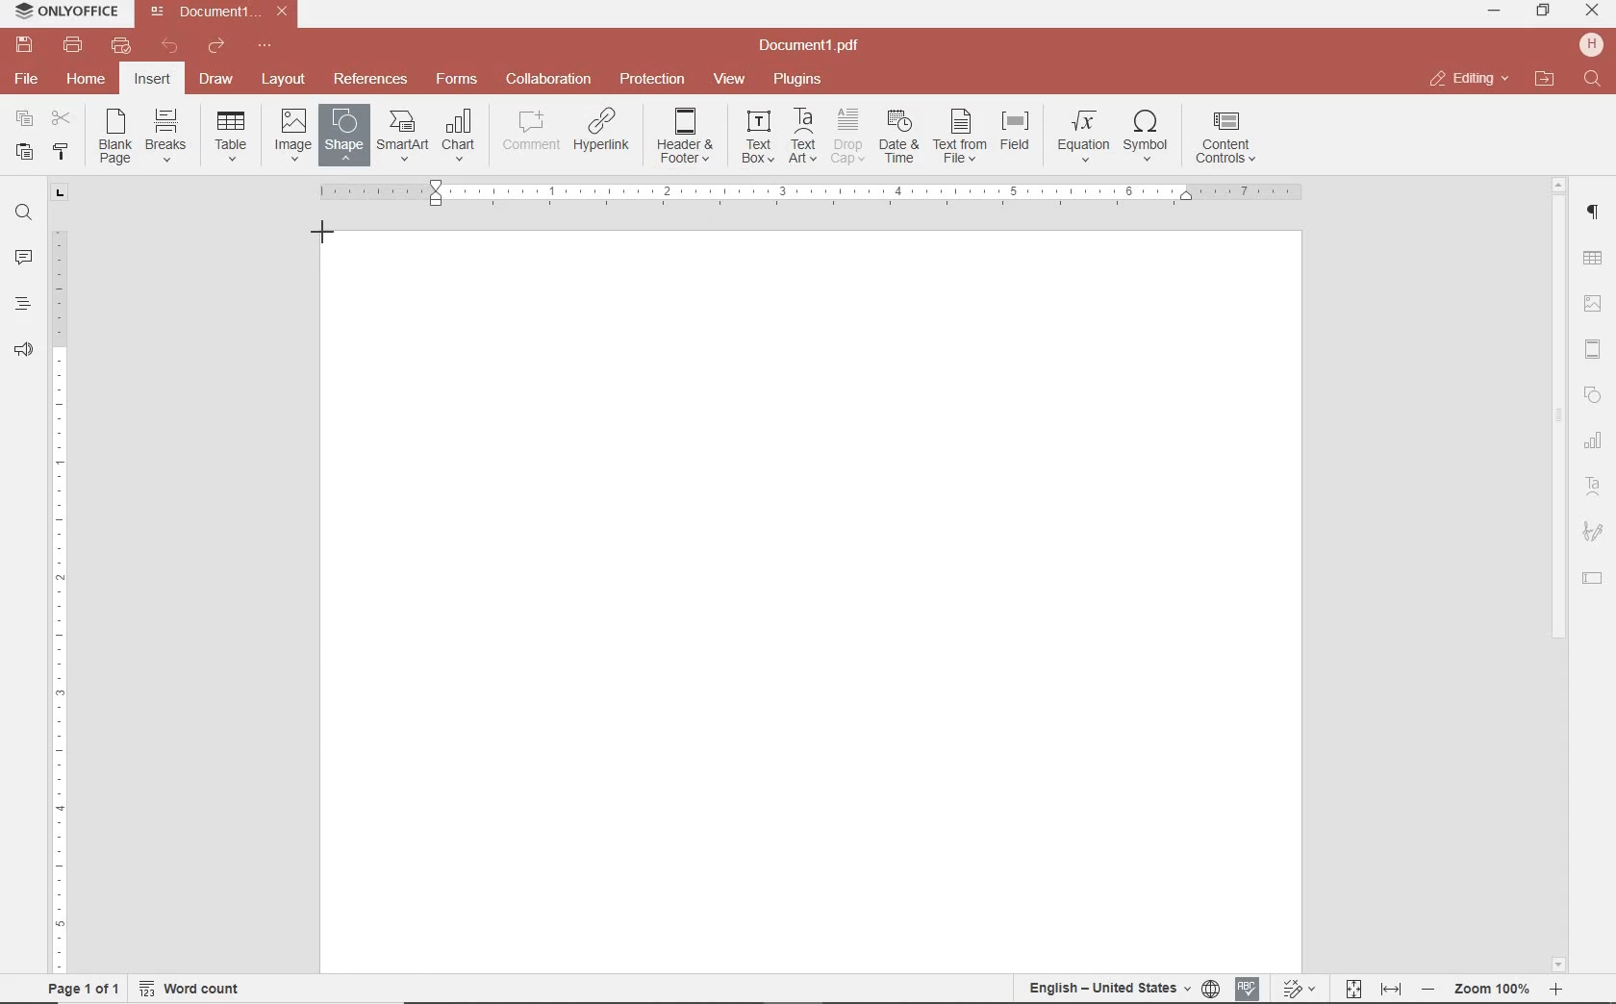 This screenshot has width=1616, height=1004. I want to click on TEXT ART, so click(1594, 489).